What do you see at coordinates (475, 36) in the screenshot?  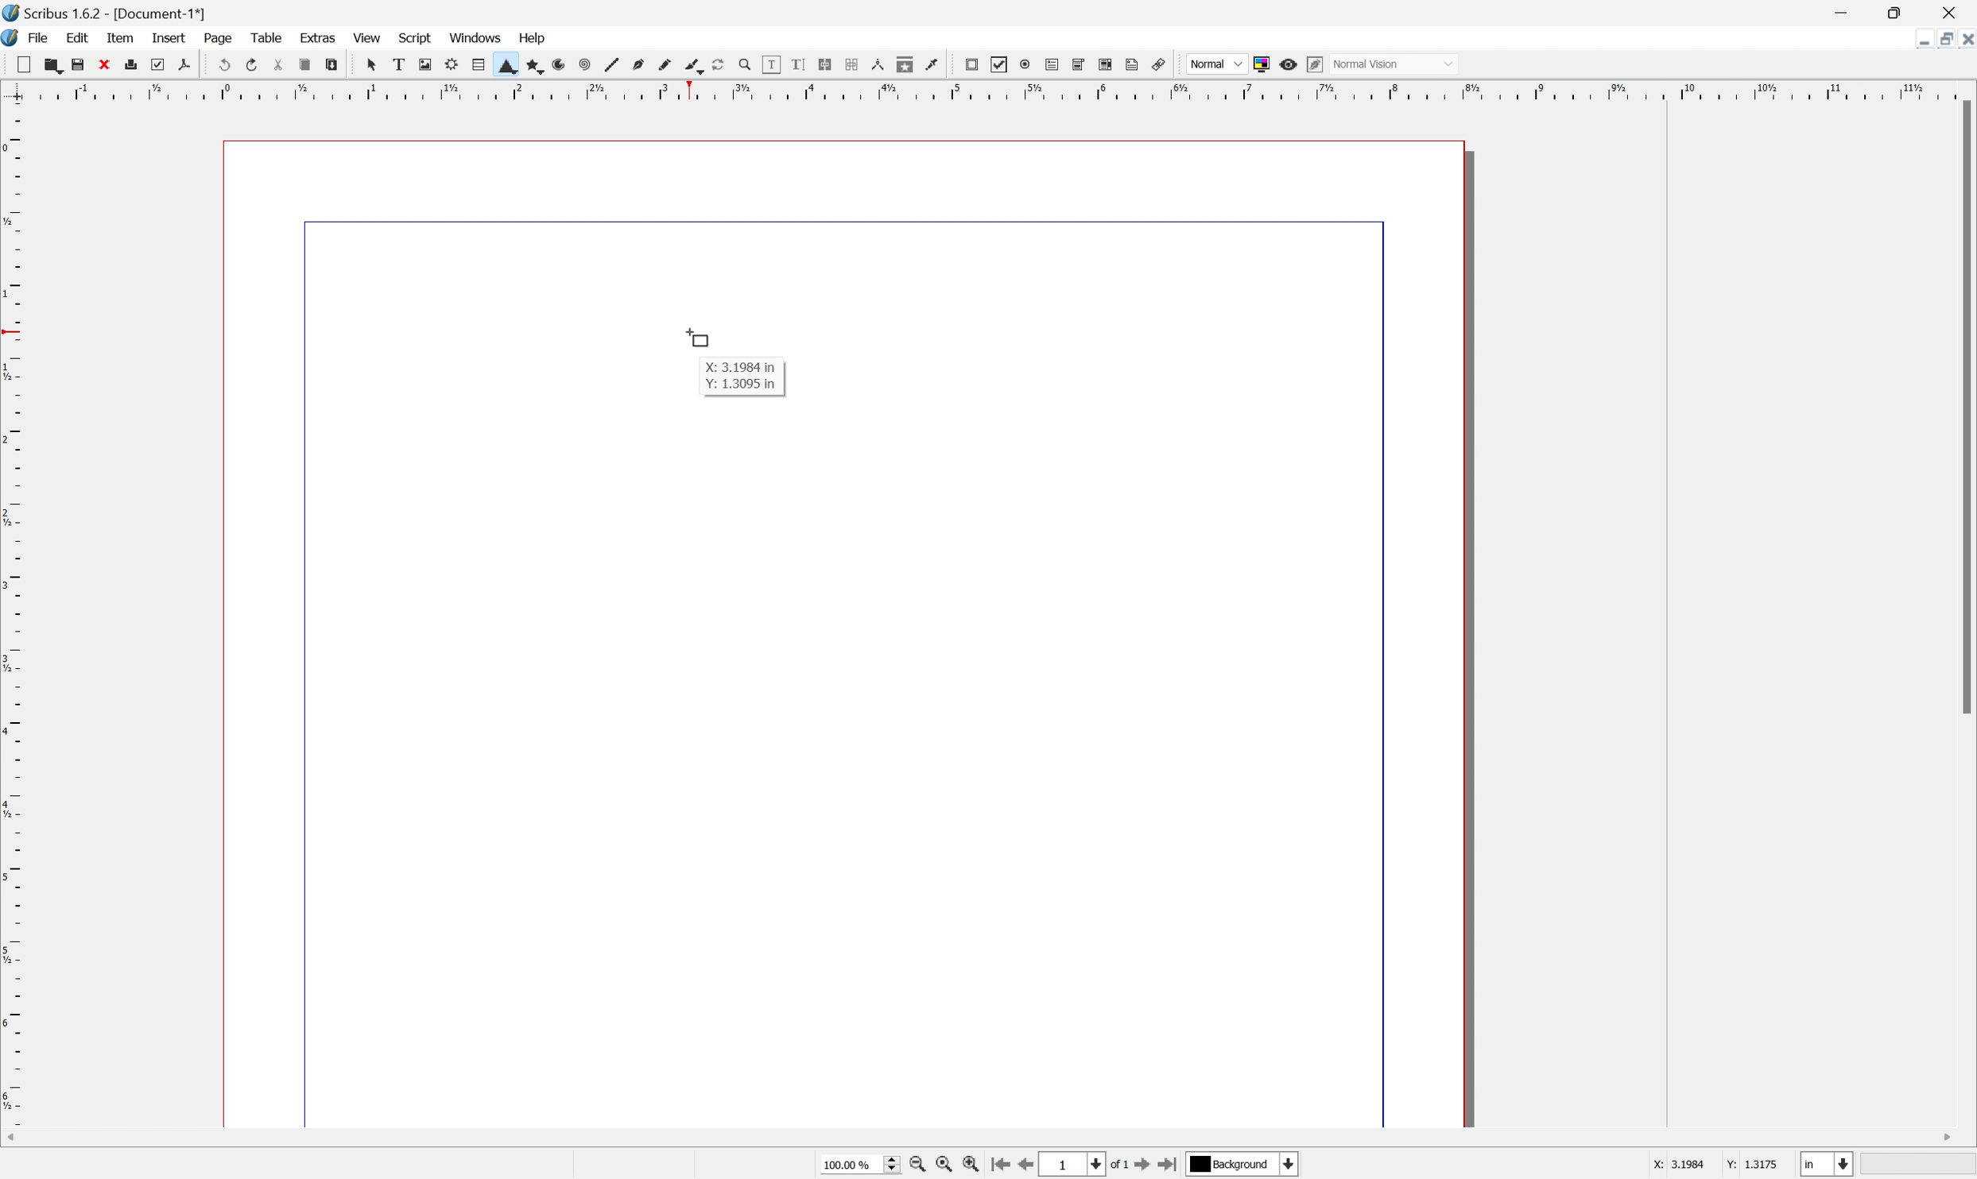 I see `Windows` at bounding box center [475, 36].